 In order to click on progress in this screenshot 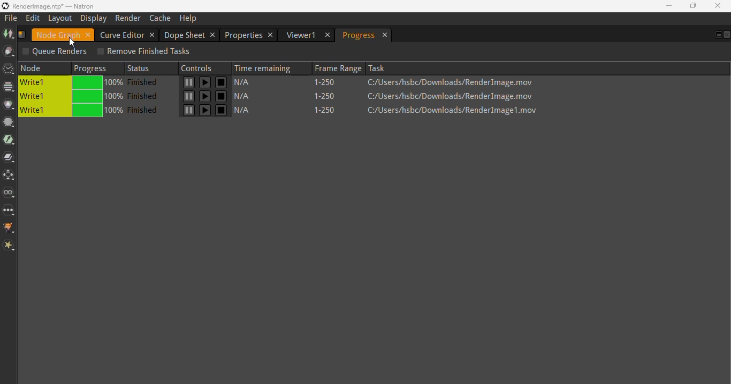, I will do `click(92, 67)`.